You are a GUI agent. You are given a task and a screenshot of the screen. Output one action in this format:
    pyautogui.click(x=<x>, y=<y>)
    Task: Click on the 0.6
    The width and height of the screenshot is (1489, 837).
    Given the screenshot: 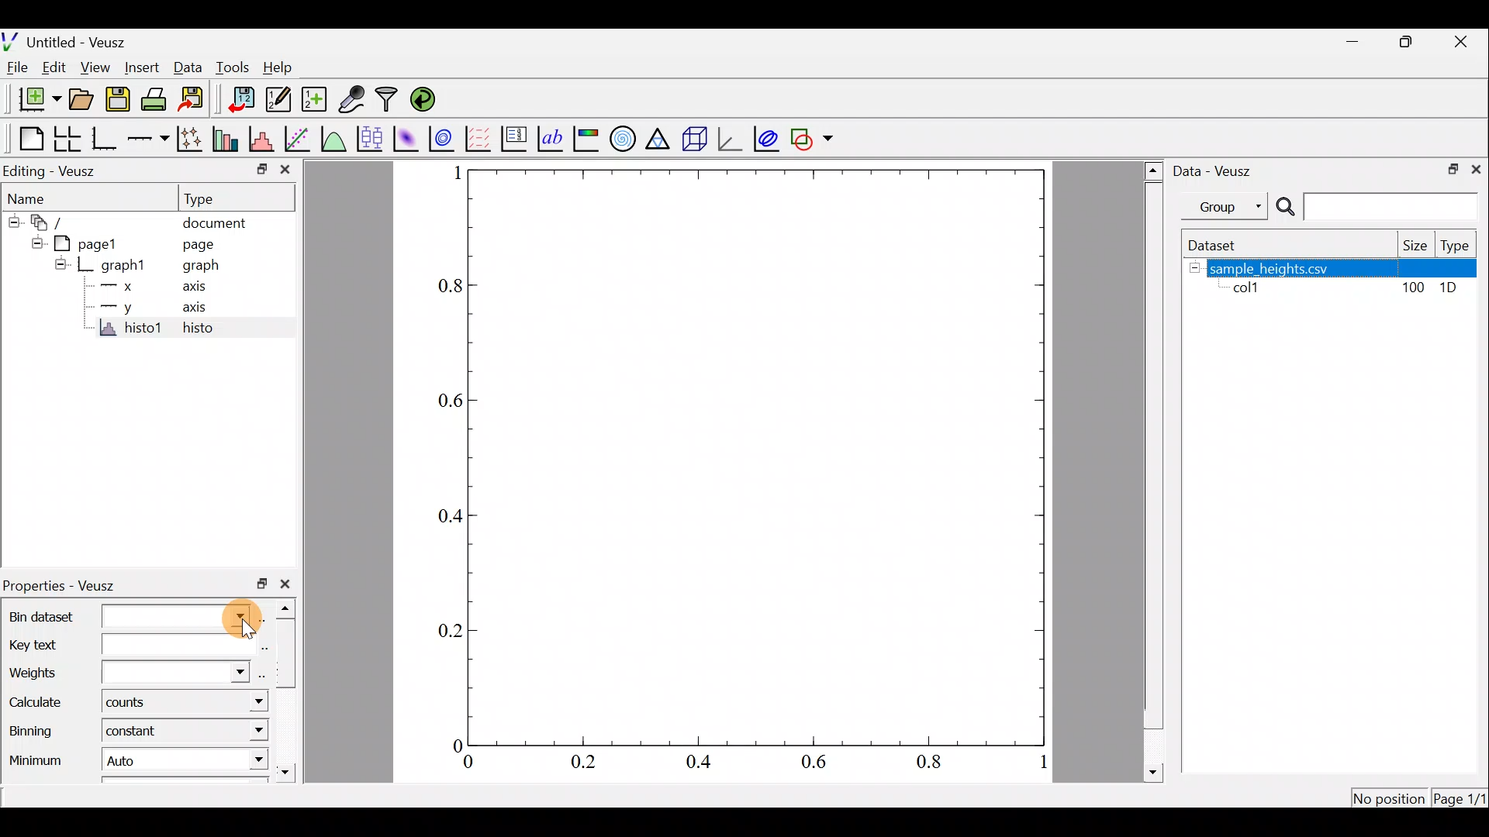 What is the action you would take?
    pyautogui.click(x=818, y=764)
    